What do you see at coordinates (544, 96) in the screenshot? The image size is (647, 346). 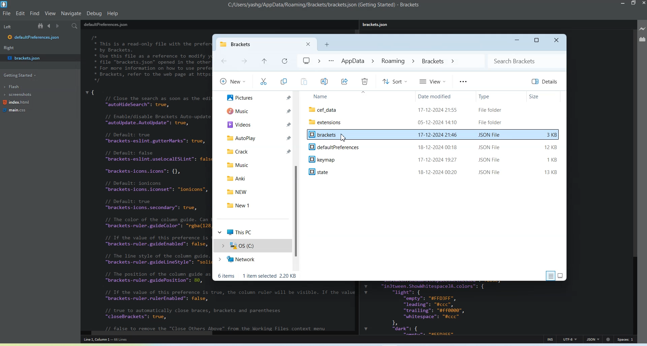 I see `Size` at bounding box center [544, 96].